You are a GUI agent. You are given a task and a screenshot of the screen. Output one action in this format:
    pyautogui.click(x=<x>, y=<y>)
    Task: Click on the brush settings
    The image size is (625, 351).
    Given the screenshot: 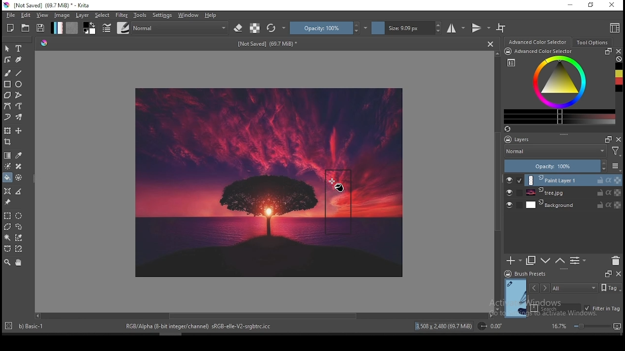 What is the action you would take?
    pyautogui.click(x=106, y=27)
    